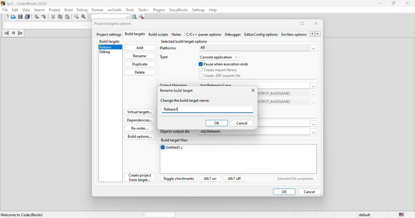  Describe the element at coordinates (140, 48) in the screenshot. I see `add` at that location.